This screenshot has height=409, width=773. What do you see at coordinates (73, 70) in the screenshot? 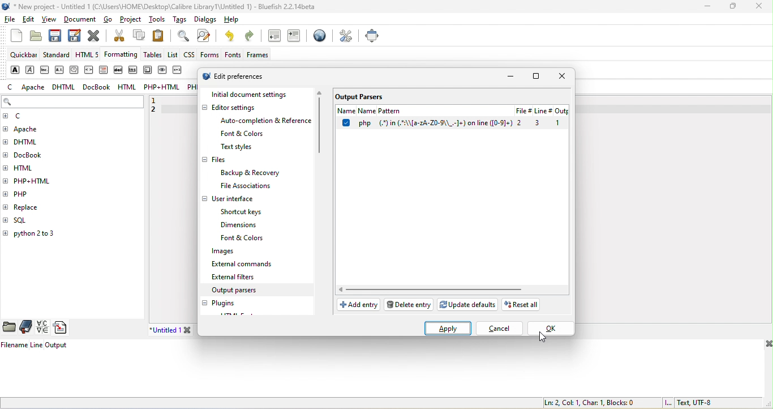
I see `citation` at bounding box center [73, 70].